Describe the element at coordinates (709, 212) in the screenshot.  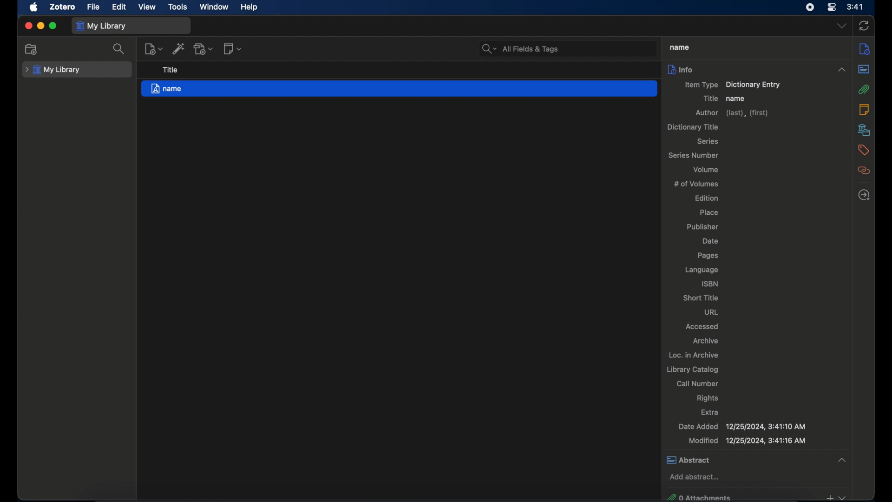
I see `place` at that location.